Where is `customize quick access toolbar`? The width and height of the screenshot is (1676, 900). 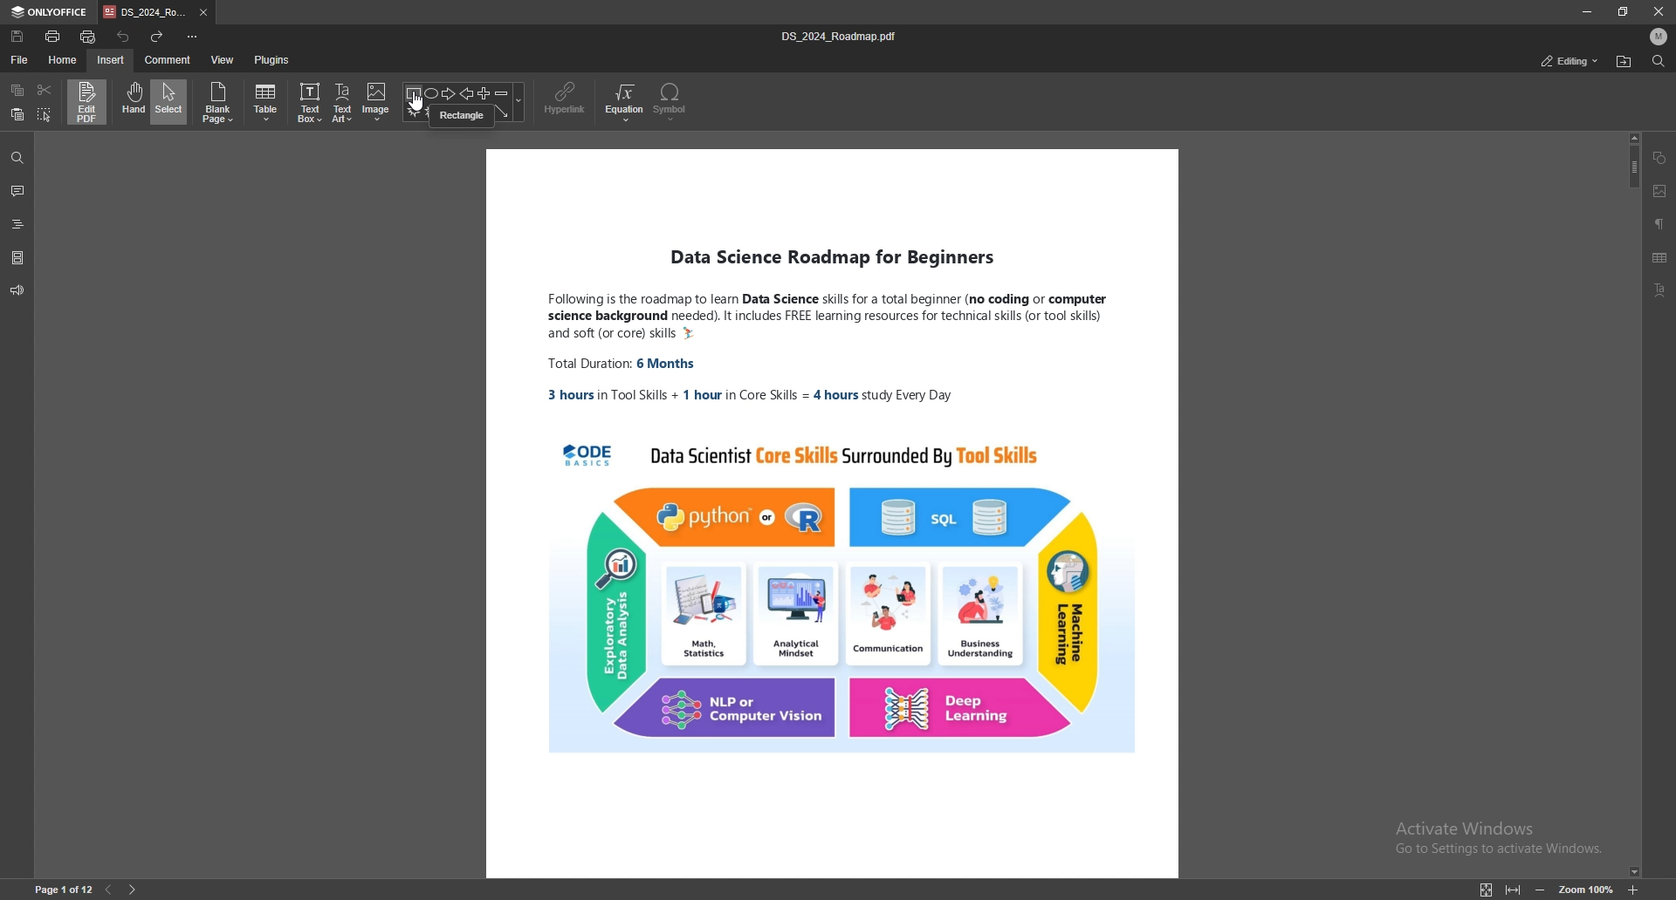
customize quick access toolbar is located at coordinates (193, 37).